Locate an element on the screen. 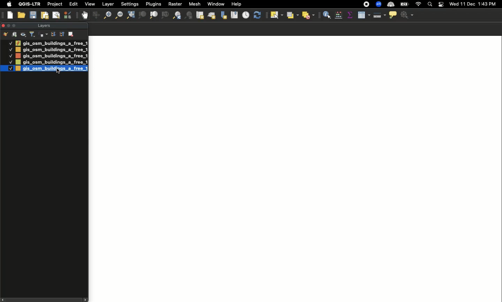 The height and width of the screenshot is (302, 502).  is located at coordinates (392, 5).